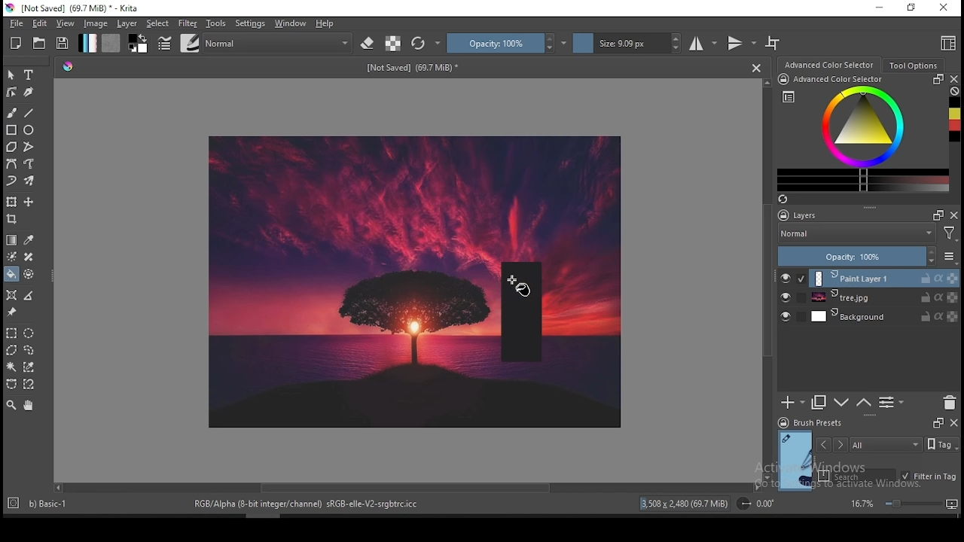  What do you see at coordinates (936, 215) in the screenshot?
I see `Frame` at bounding box center [936, 215].